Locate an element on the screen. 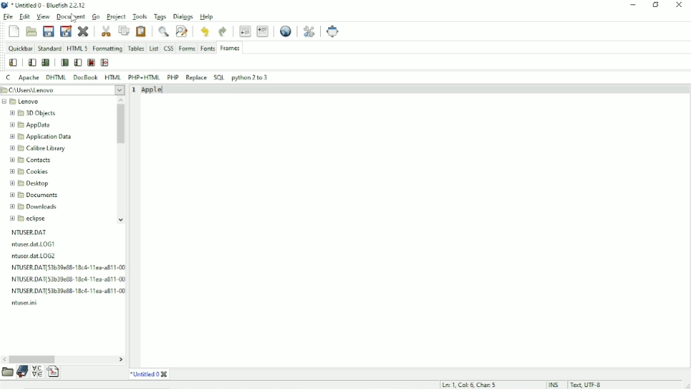 The height and width of the screenshot is (389, 691). C is located at coordinates (9, 77).